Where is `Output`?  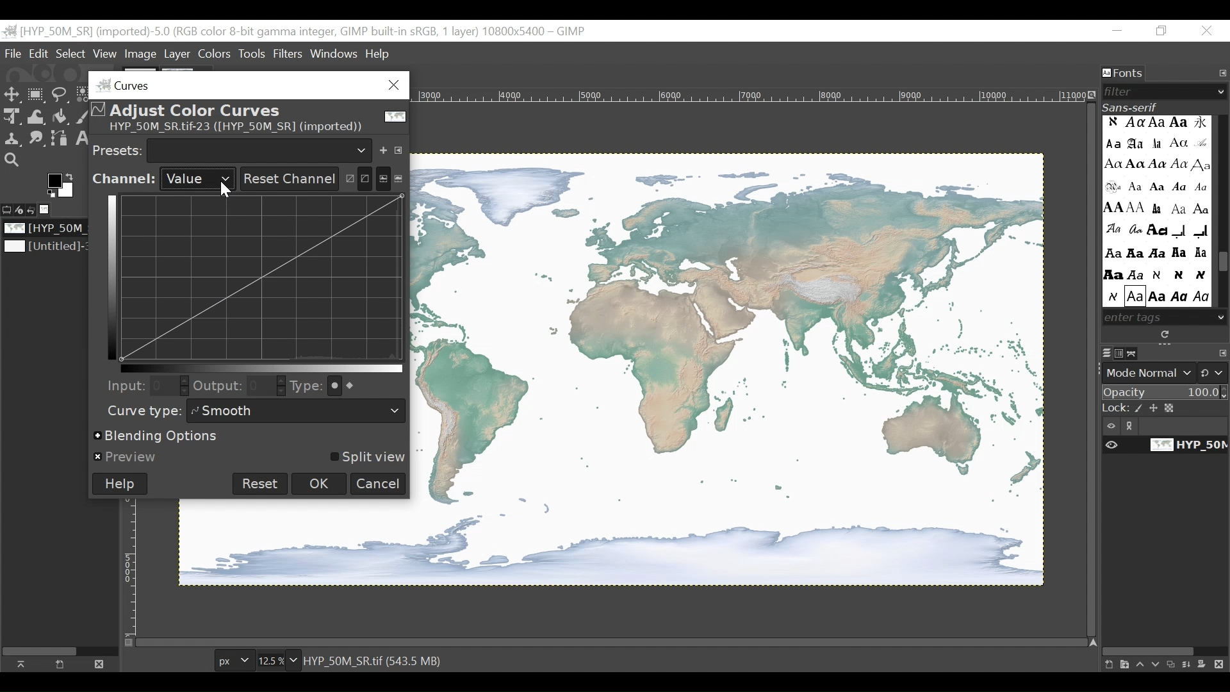
Output is located at coordinates (218, 388).